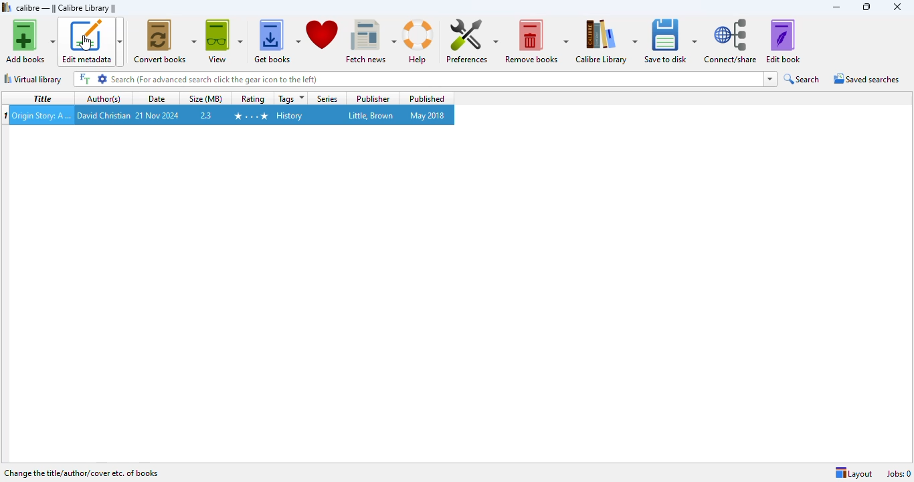 The image size is (914, 482). Describe the element at coordinates (205, 98) in the screenshot. I see `size (MB)` at that location.